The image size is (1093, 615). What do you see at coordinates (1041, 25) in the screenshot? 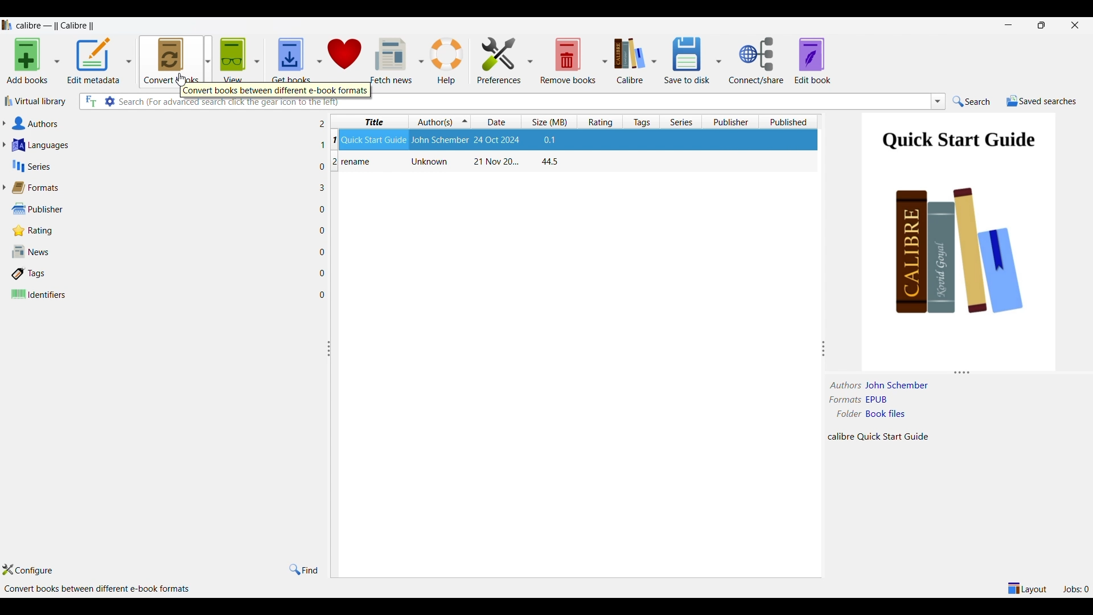
I see `restore` at bounding box center [1041, 25].